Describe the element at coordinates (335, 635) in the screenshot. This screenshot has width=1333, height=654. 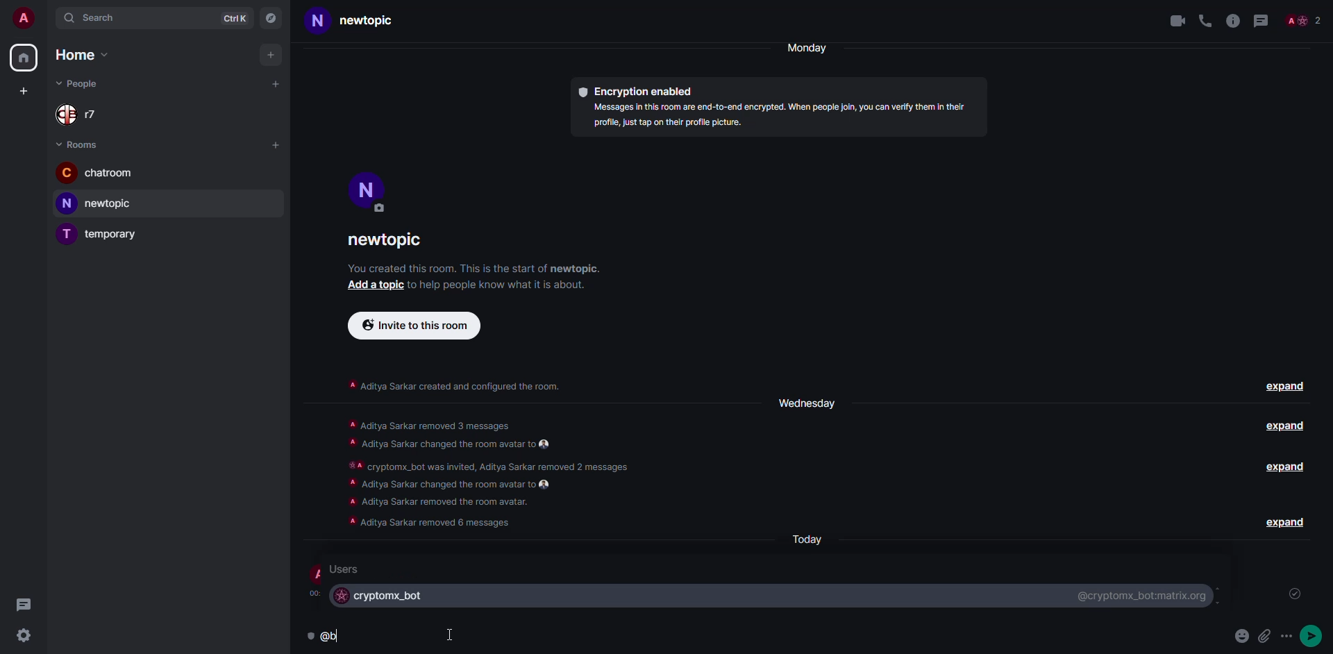
I see `@b` at that location.